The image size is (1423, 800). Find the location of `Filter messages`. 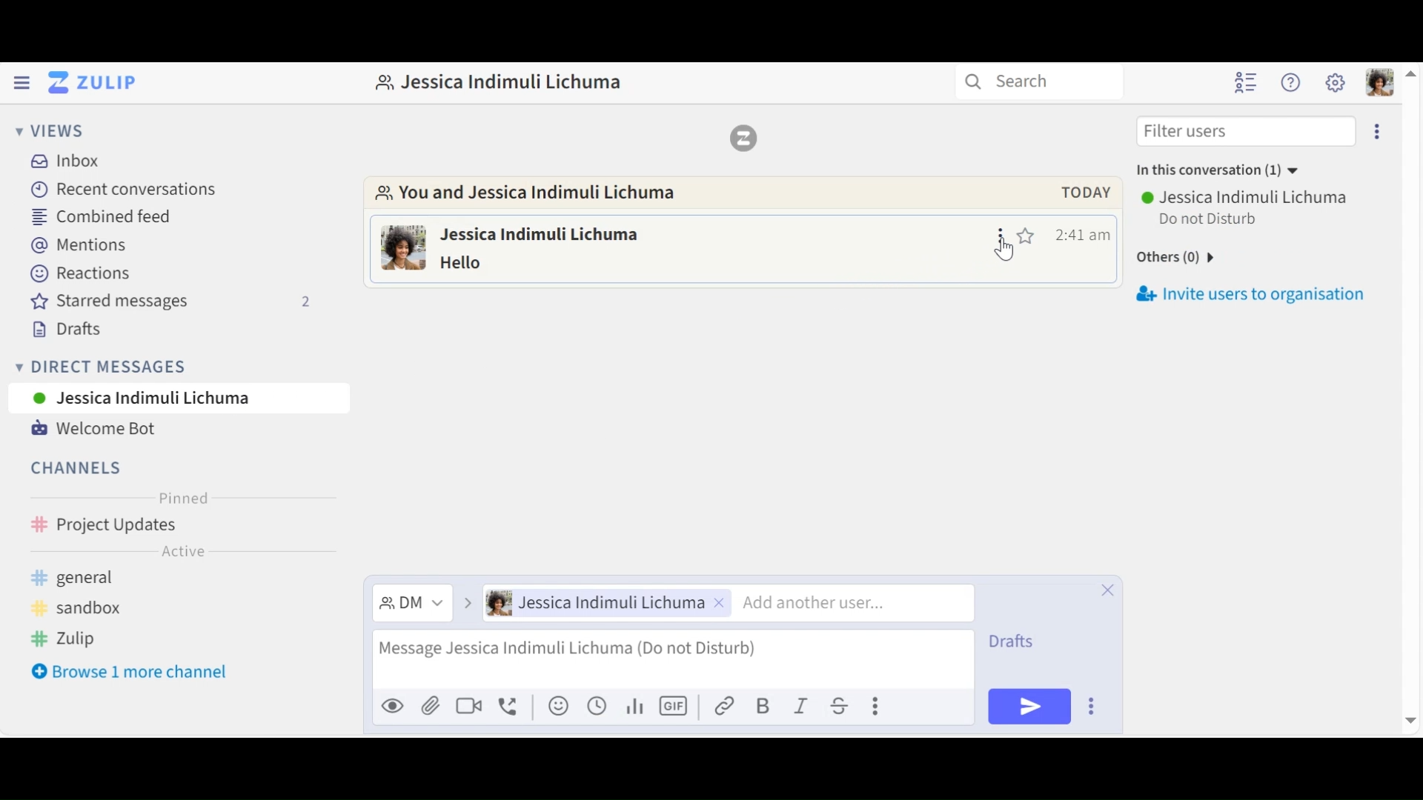

Filter messages is located at coordinates (411, 604).